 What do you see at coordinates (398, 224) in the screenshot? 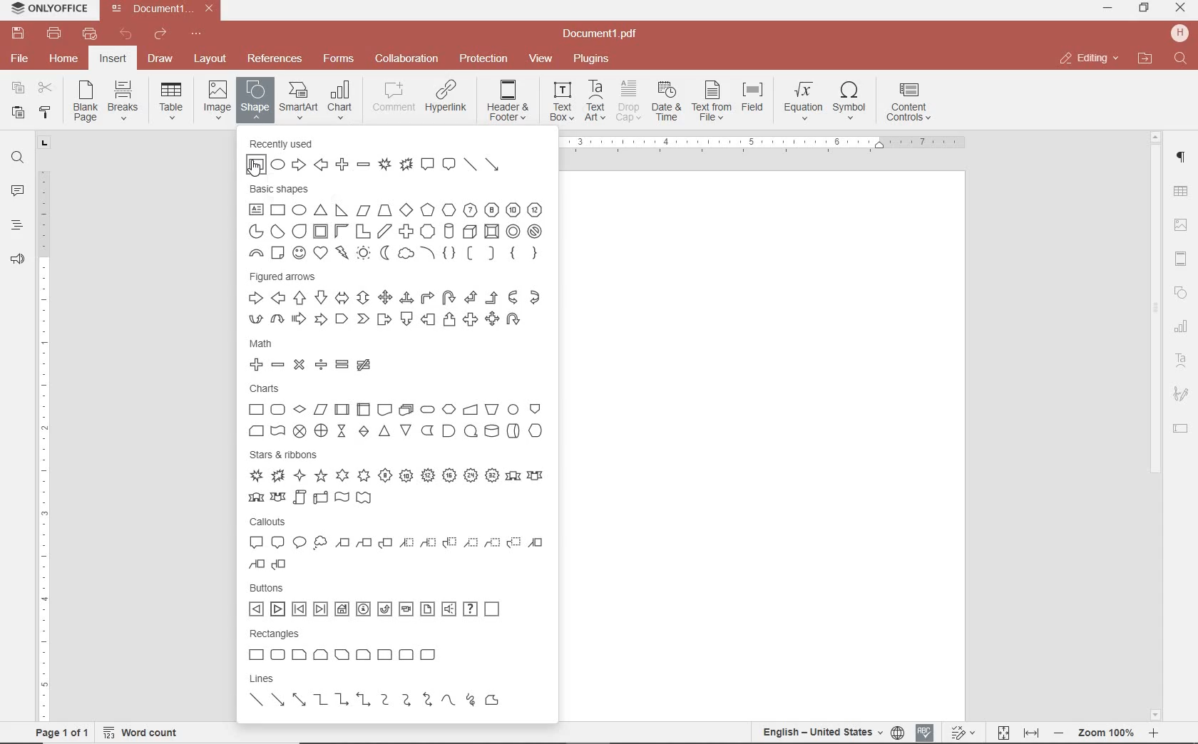
I see `BASIC SHAPES` at bounding box center [398, 224].